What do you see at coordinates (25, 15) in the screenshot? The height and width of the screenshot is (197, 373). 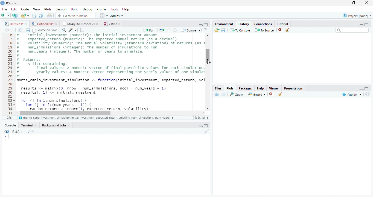 I see `Open an existing file` at bounding box center [25, 15].